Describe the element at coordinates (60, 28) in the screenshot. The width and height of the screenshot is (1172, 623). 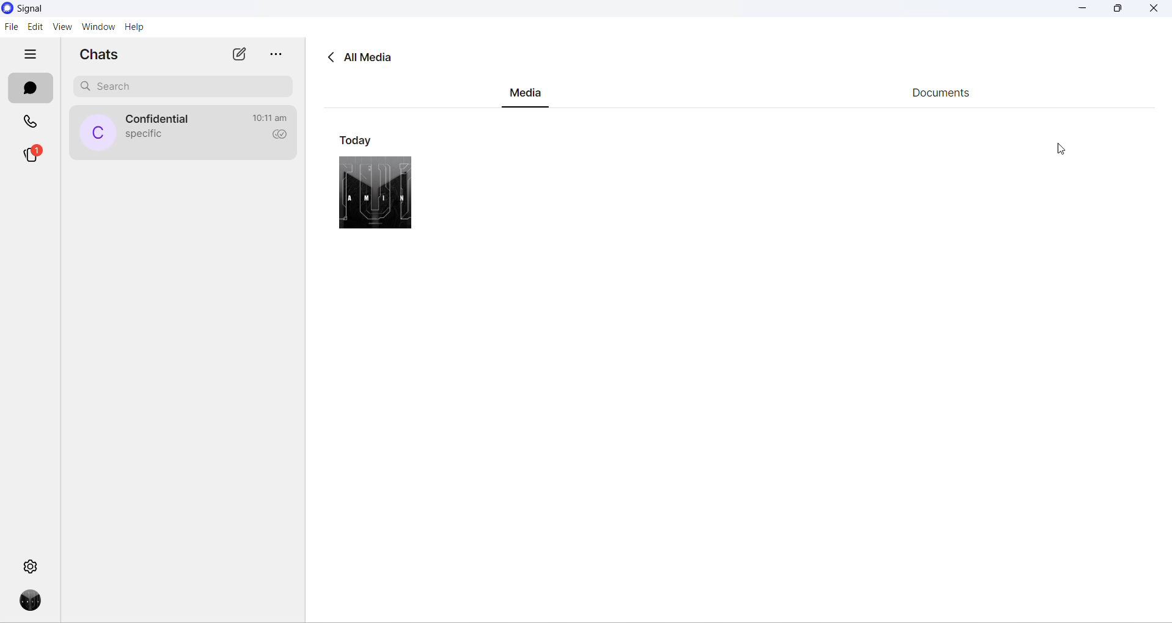
I see `view` at that location.